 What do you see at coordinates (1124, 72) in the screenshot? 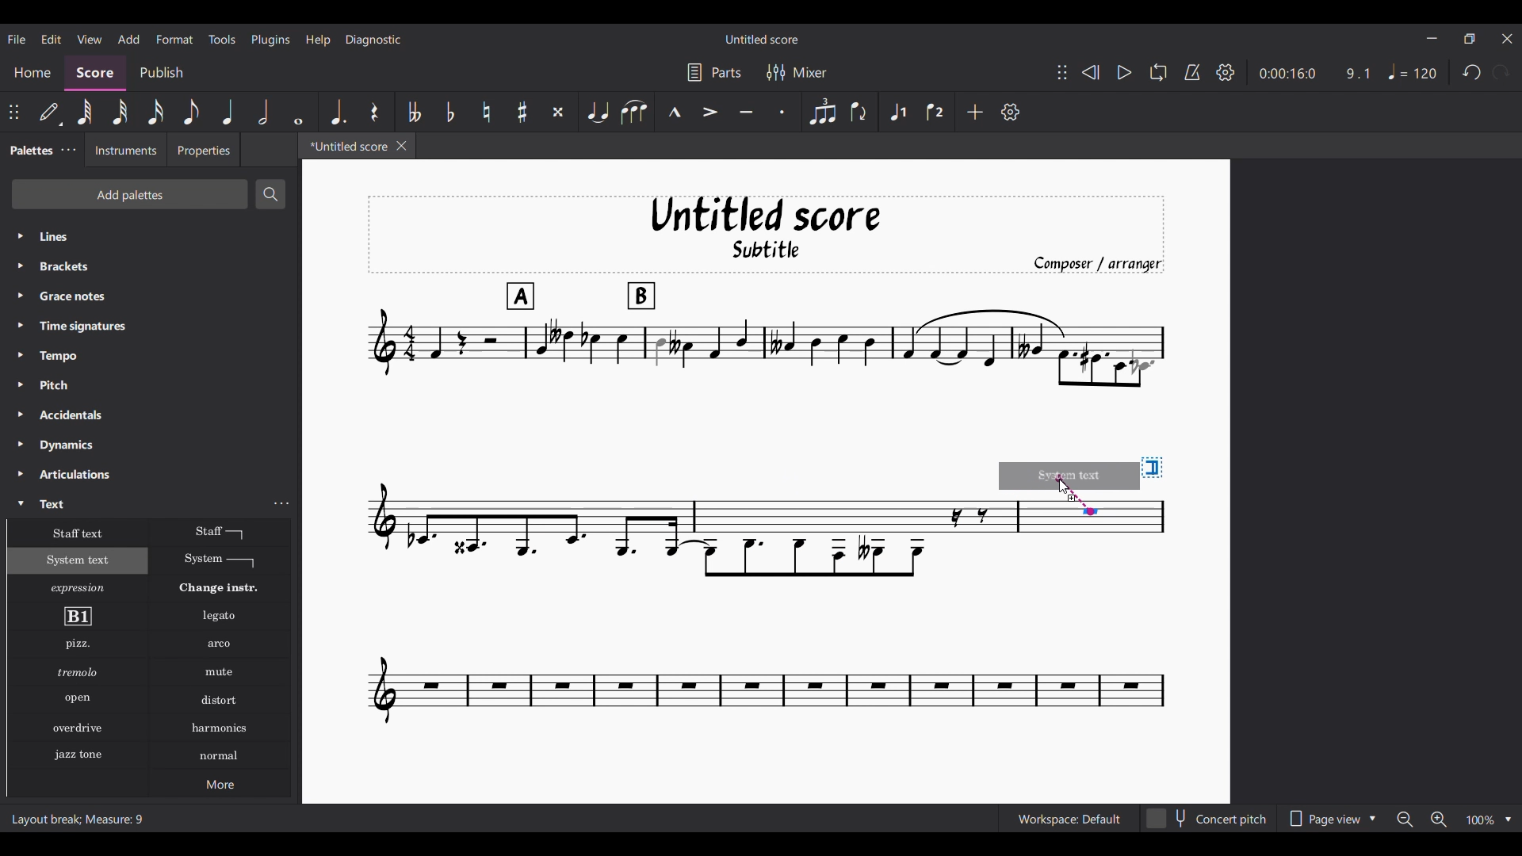
I see `Play` at bounding box center [1124, 72].